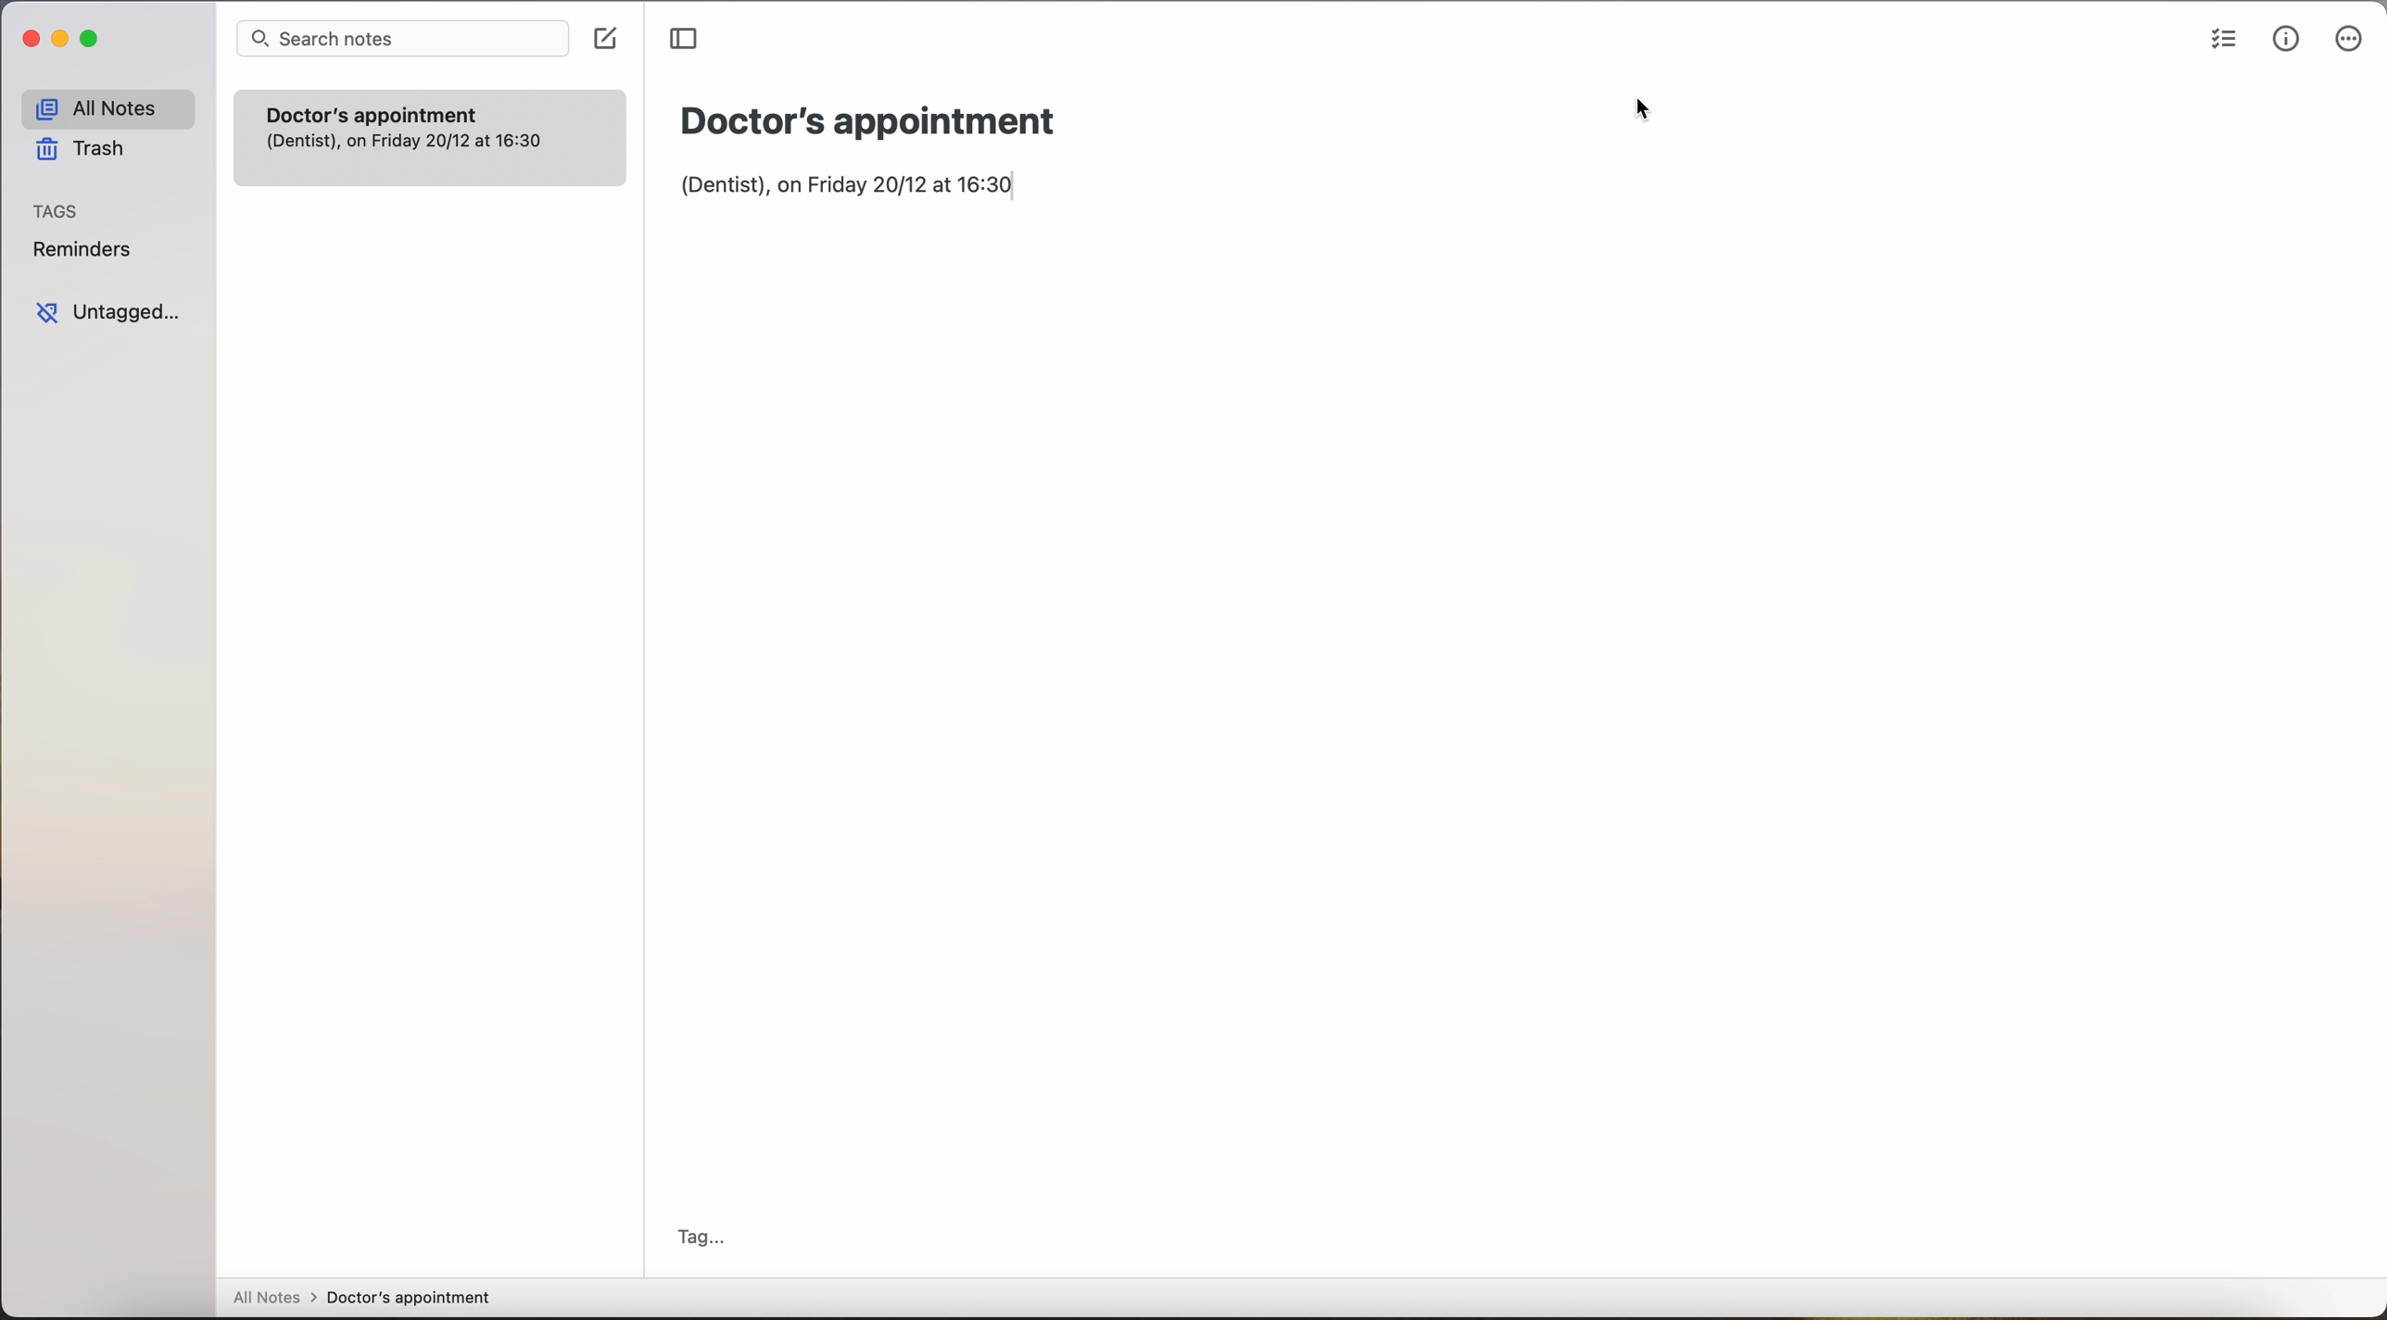 The image size is (2387, 1320). I want to click on close program, so click(24, 38).